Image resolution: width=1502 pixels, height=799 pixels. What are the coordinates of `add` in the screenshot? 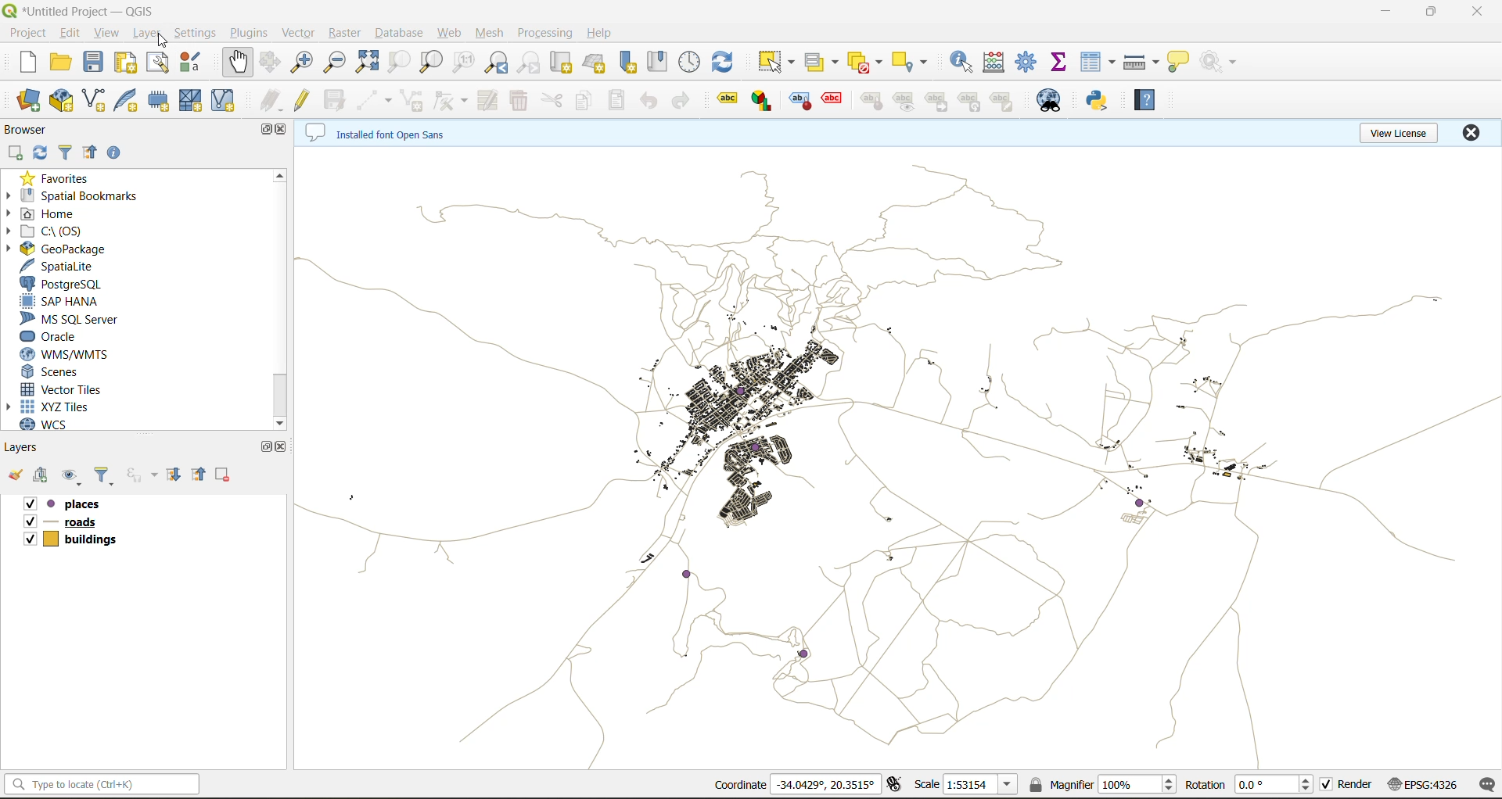 It's located at (16, 153).